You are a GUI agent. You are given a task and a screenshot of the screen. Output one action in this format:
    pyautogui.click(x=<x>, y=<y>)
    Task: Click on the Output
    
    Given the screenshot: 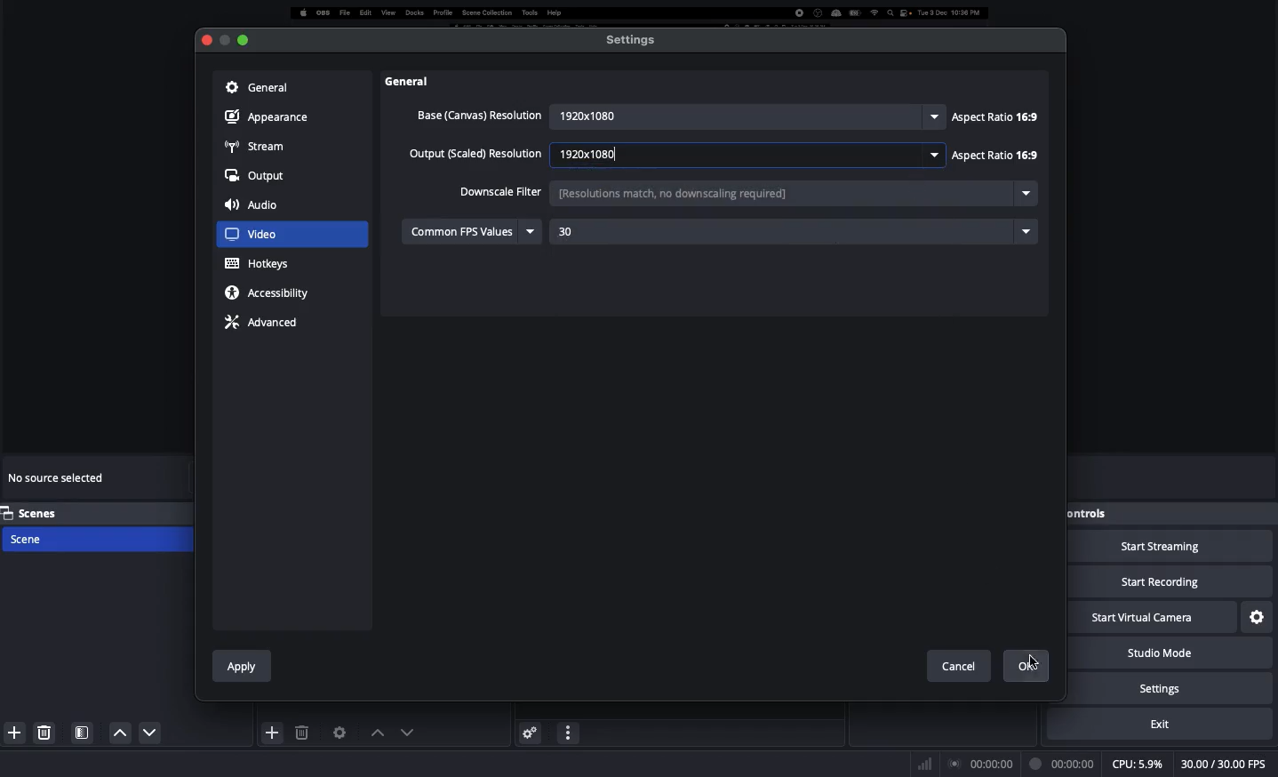 What is the action you would take?
    pyautogui.click(x=256, y=177)
    